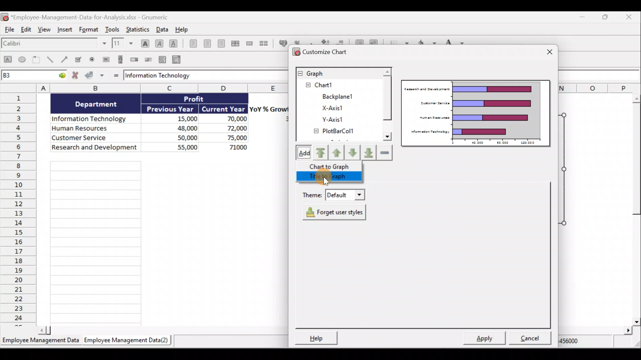 This screenshot has width=641, height=360. I want to click on *Employee-Management-Data-for-Analysis.xlsx - Gnumeric, so click(94, 17).